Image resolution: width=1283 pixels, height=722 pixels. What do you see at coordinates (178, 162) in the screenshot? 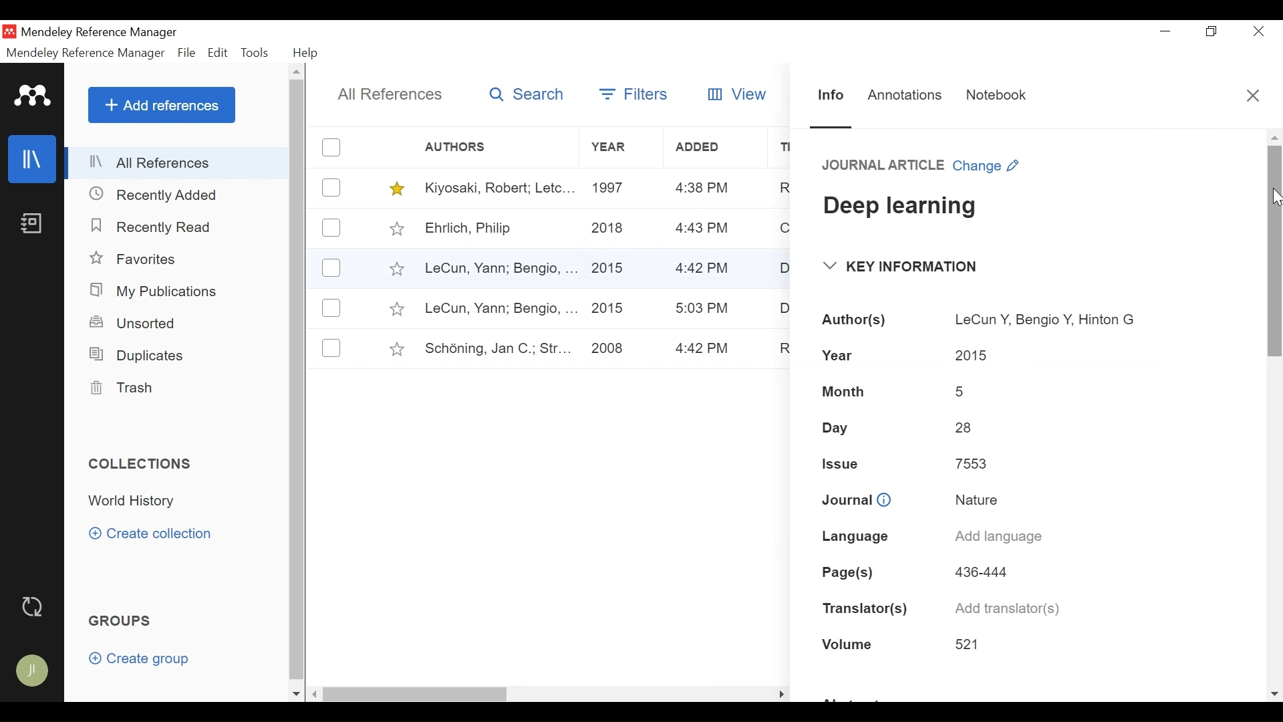
I see `All References` at bounding box center [178, 162].